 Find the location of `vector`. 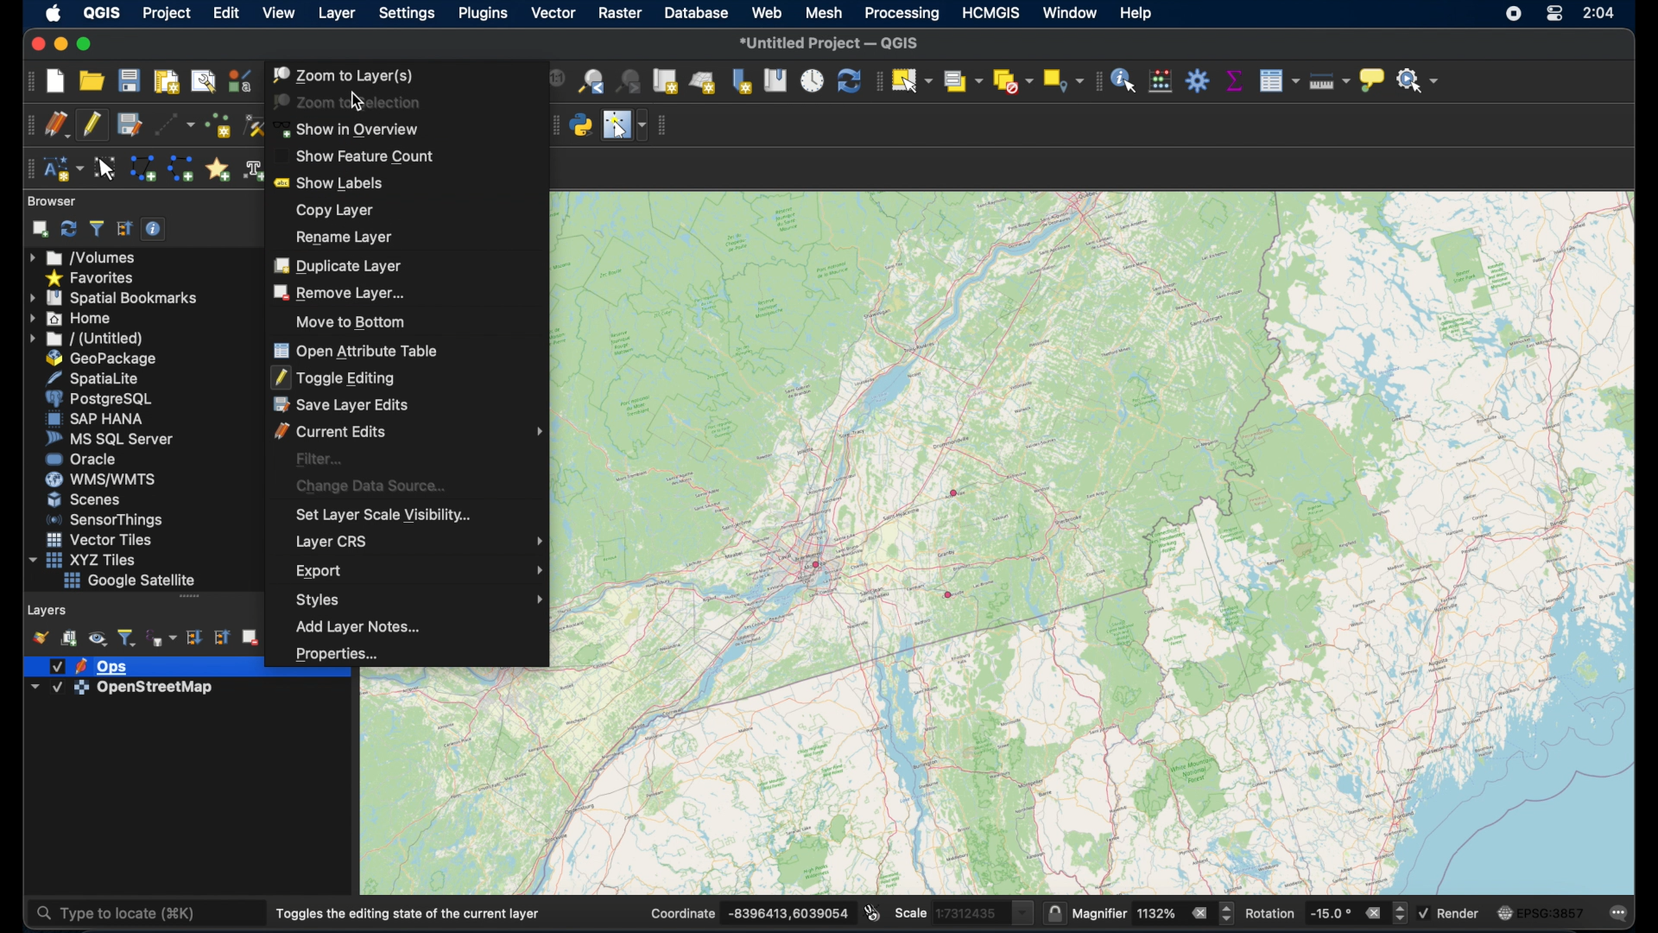

vector is located at coordinates (553, 14).